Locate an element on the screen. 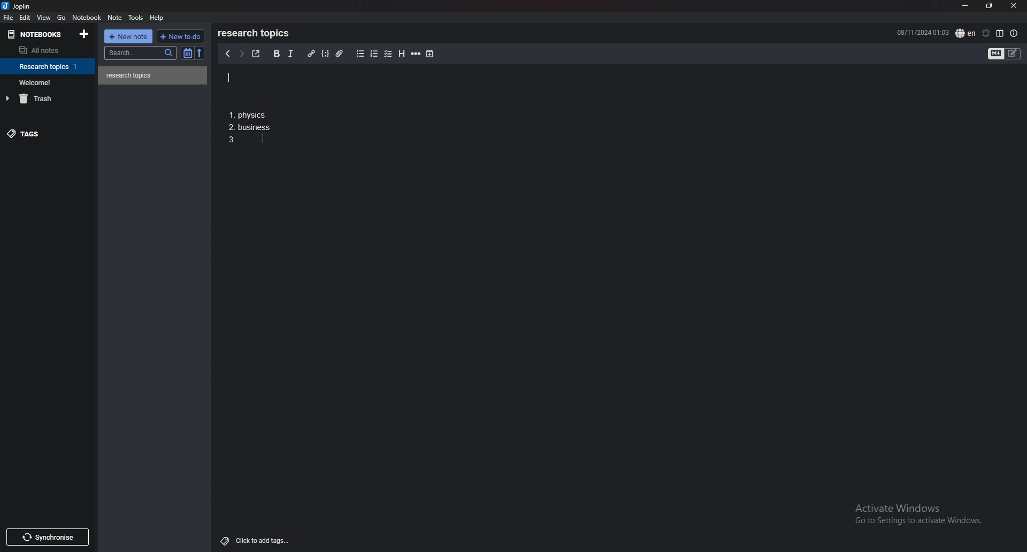  hyperlink is located at coordinates (311, 54).